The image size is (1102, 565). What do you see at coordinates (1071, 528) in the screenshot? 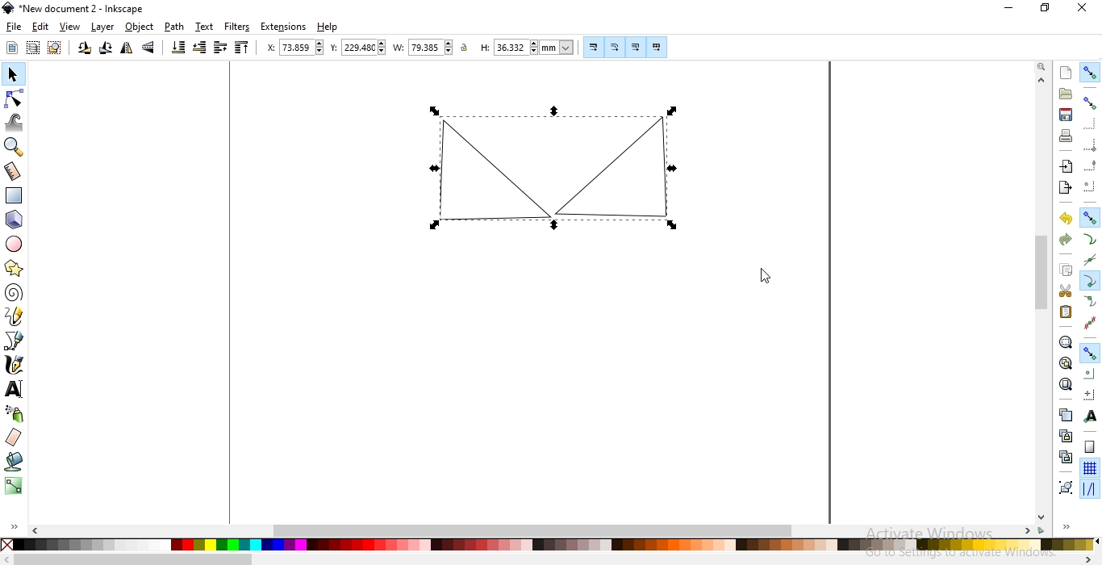
I see `expand/hide sidebar` at bounding box center [1071, 528].